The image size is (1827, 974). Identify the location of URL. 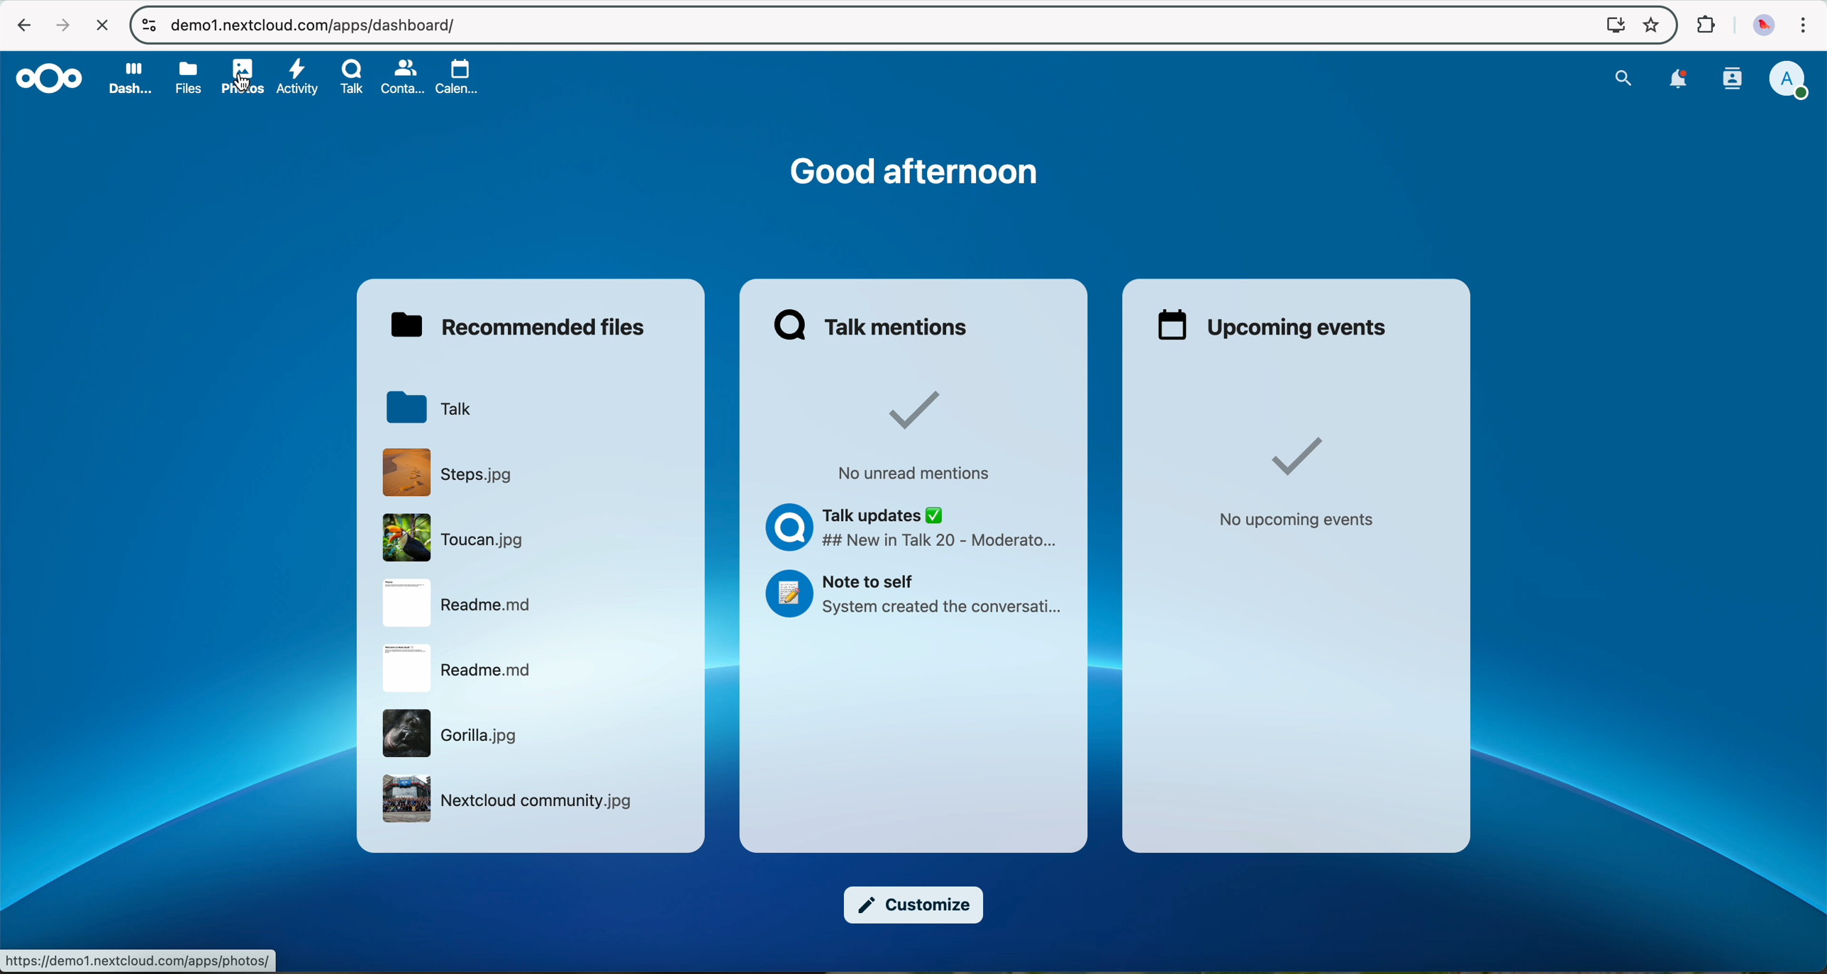
(139, 961).